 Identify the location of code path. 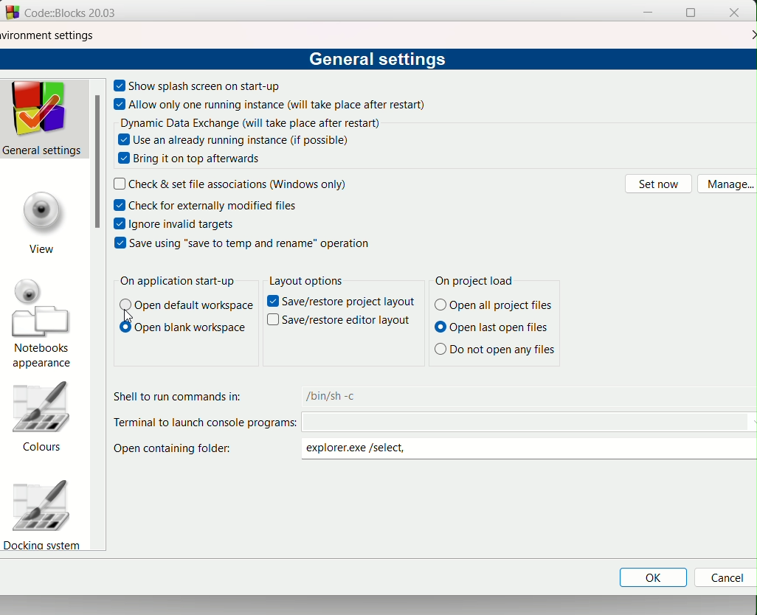
(529, 423).